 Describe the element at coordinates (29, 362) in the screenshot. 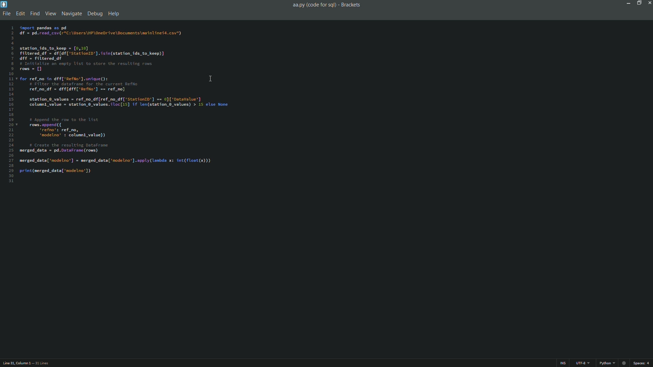

I see `Line31, Column 1 — 31 Lines.` at that location.